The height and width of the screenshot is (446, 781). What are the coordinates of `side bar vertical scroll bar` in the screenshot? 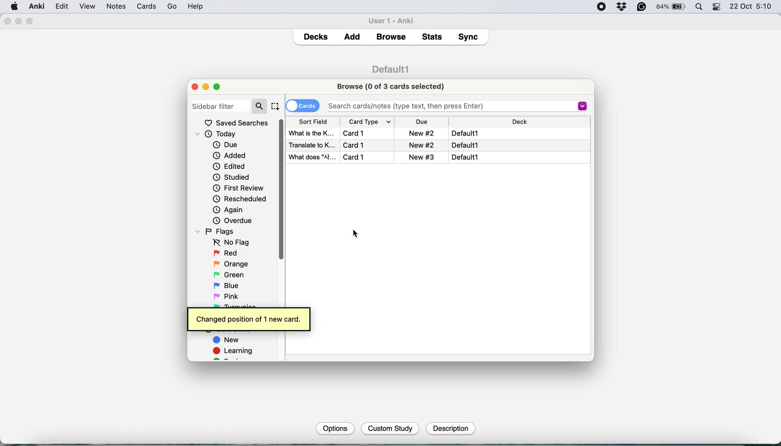 It's located at (266, 190).